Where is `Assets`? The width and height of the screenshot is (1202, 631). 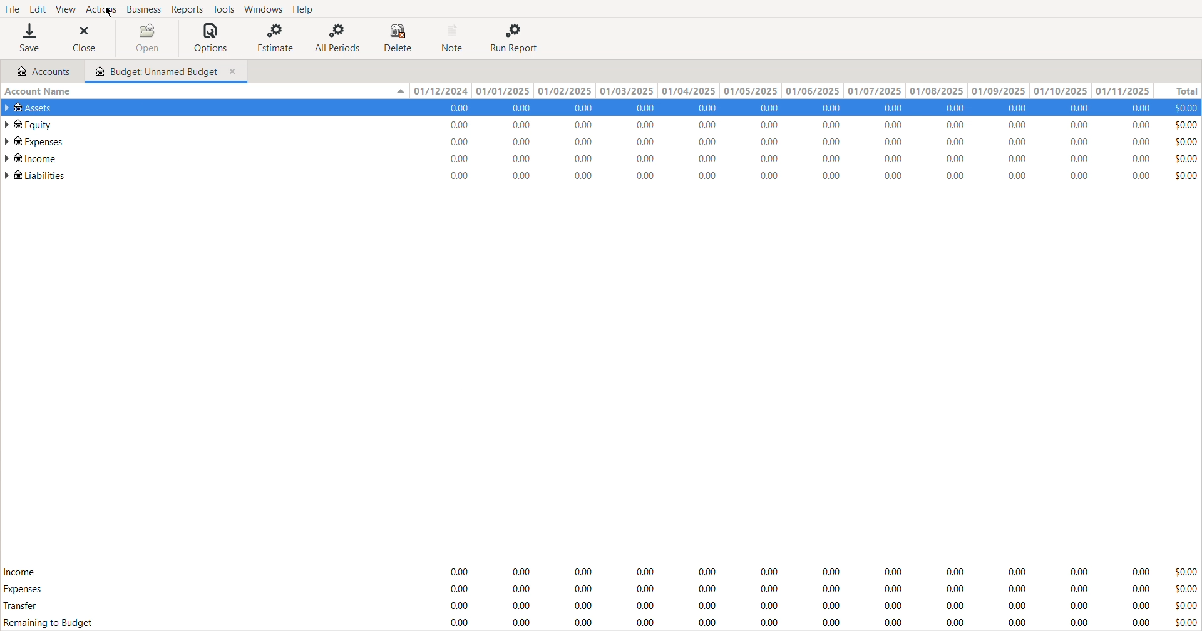
Assets is located at coordinates (33, 108).